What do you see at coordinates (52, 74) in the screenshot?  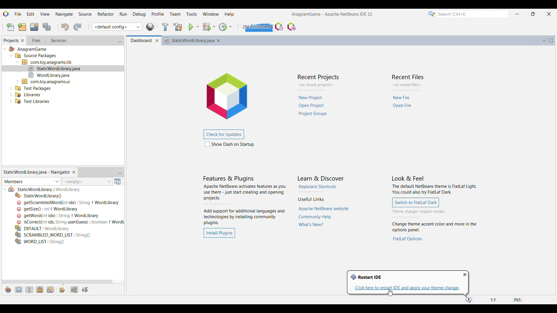 I see `` at bounding box center [52, 74].